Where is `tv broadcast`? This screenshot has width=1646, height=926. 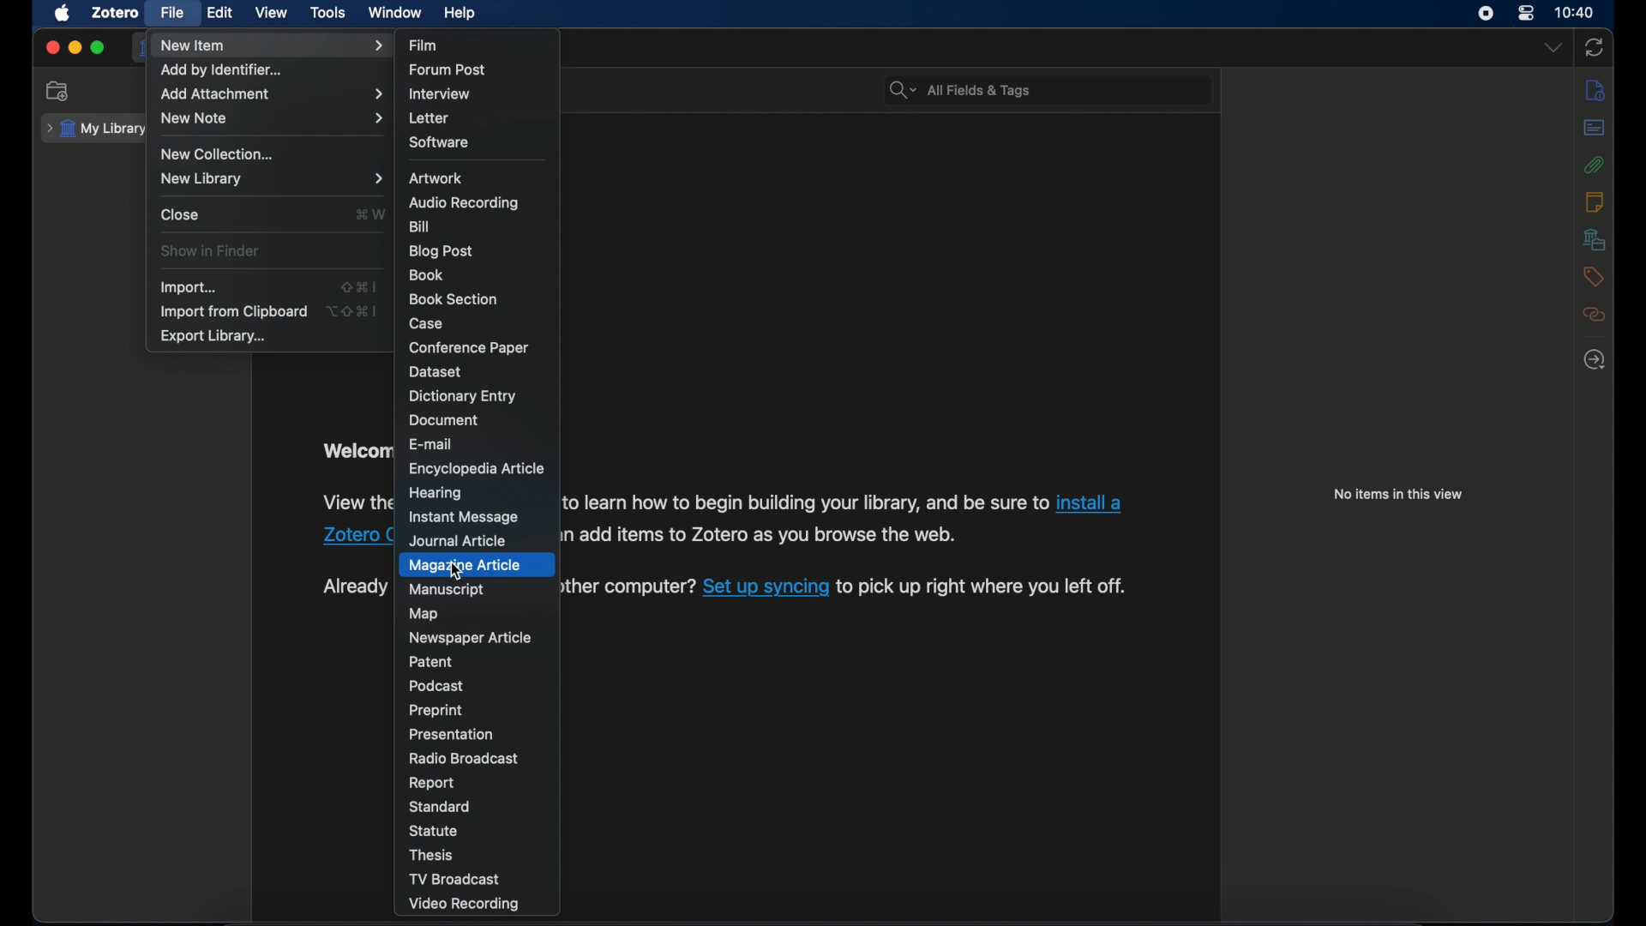
tv broadcast is located at coordinates (454, 880).